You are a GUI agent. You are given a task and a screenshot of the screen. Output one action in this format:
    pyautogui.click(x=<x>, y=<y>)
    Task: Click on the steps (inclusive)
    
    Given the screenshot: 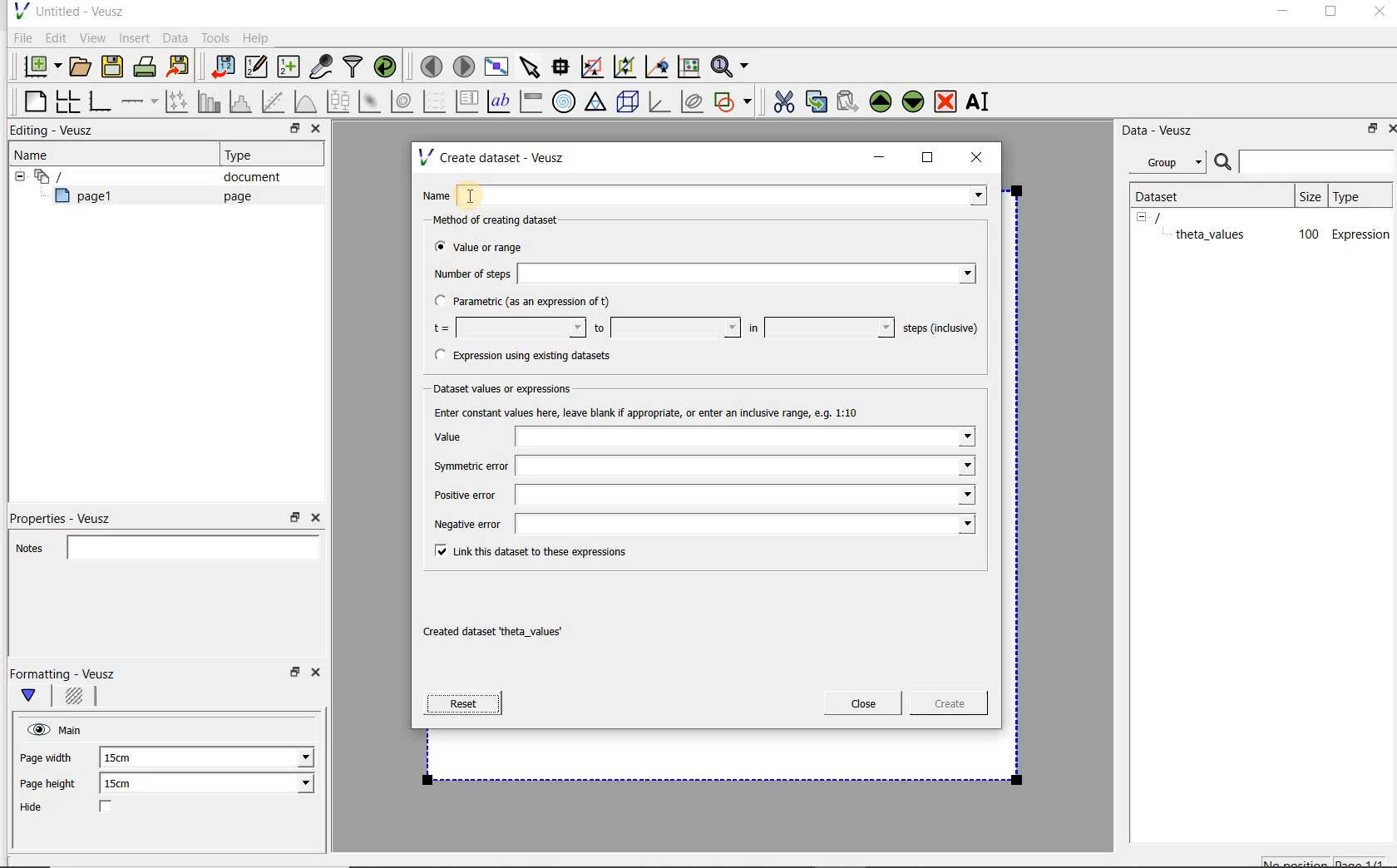 What is the action you would take?
    pyautogui.click(x=941, y=329)
    